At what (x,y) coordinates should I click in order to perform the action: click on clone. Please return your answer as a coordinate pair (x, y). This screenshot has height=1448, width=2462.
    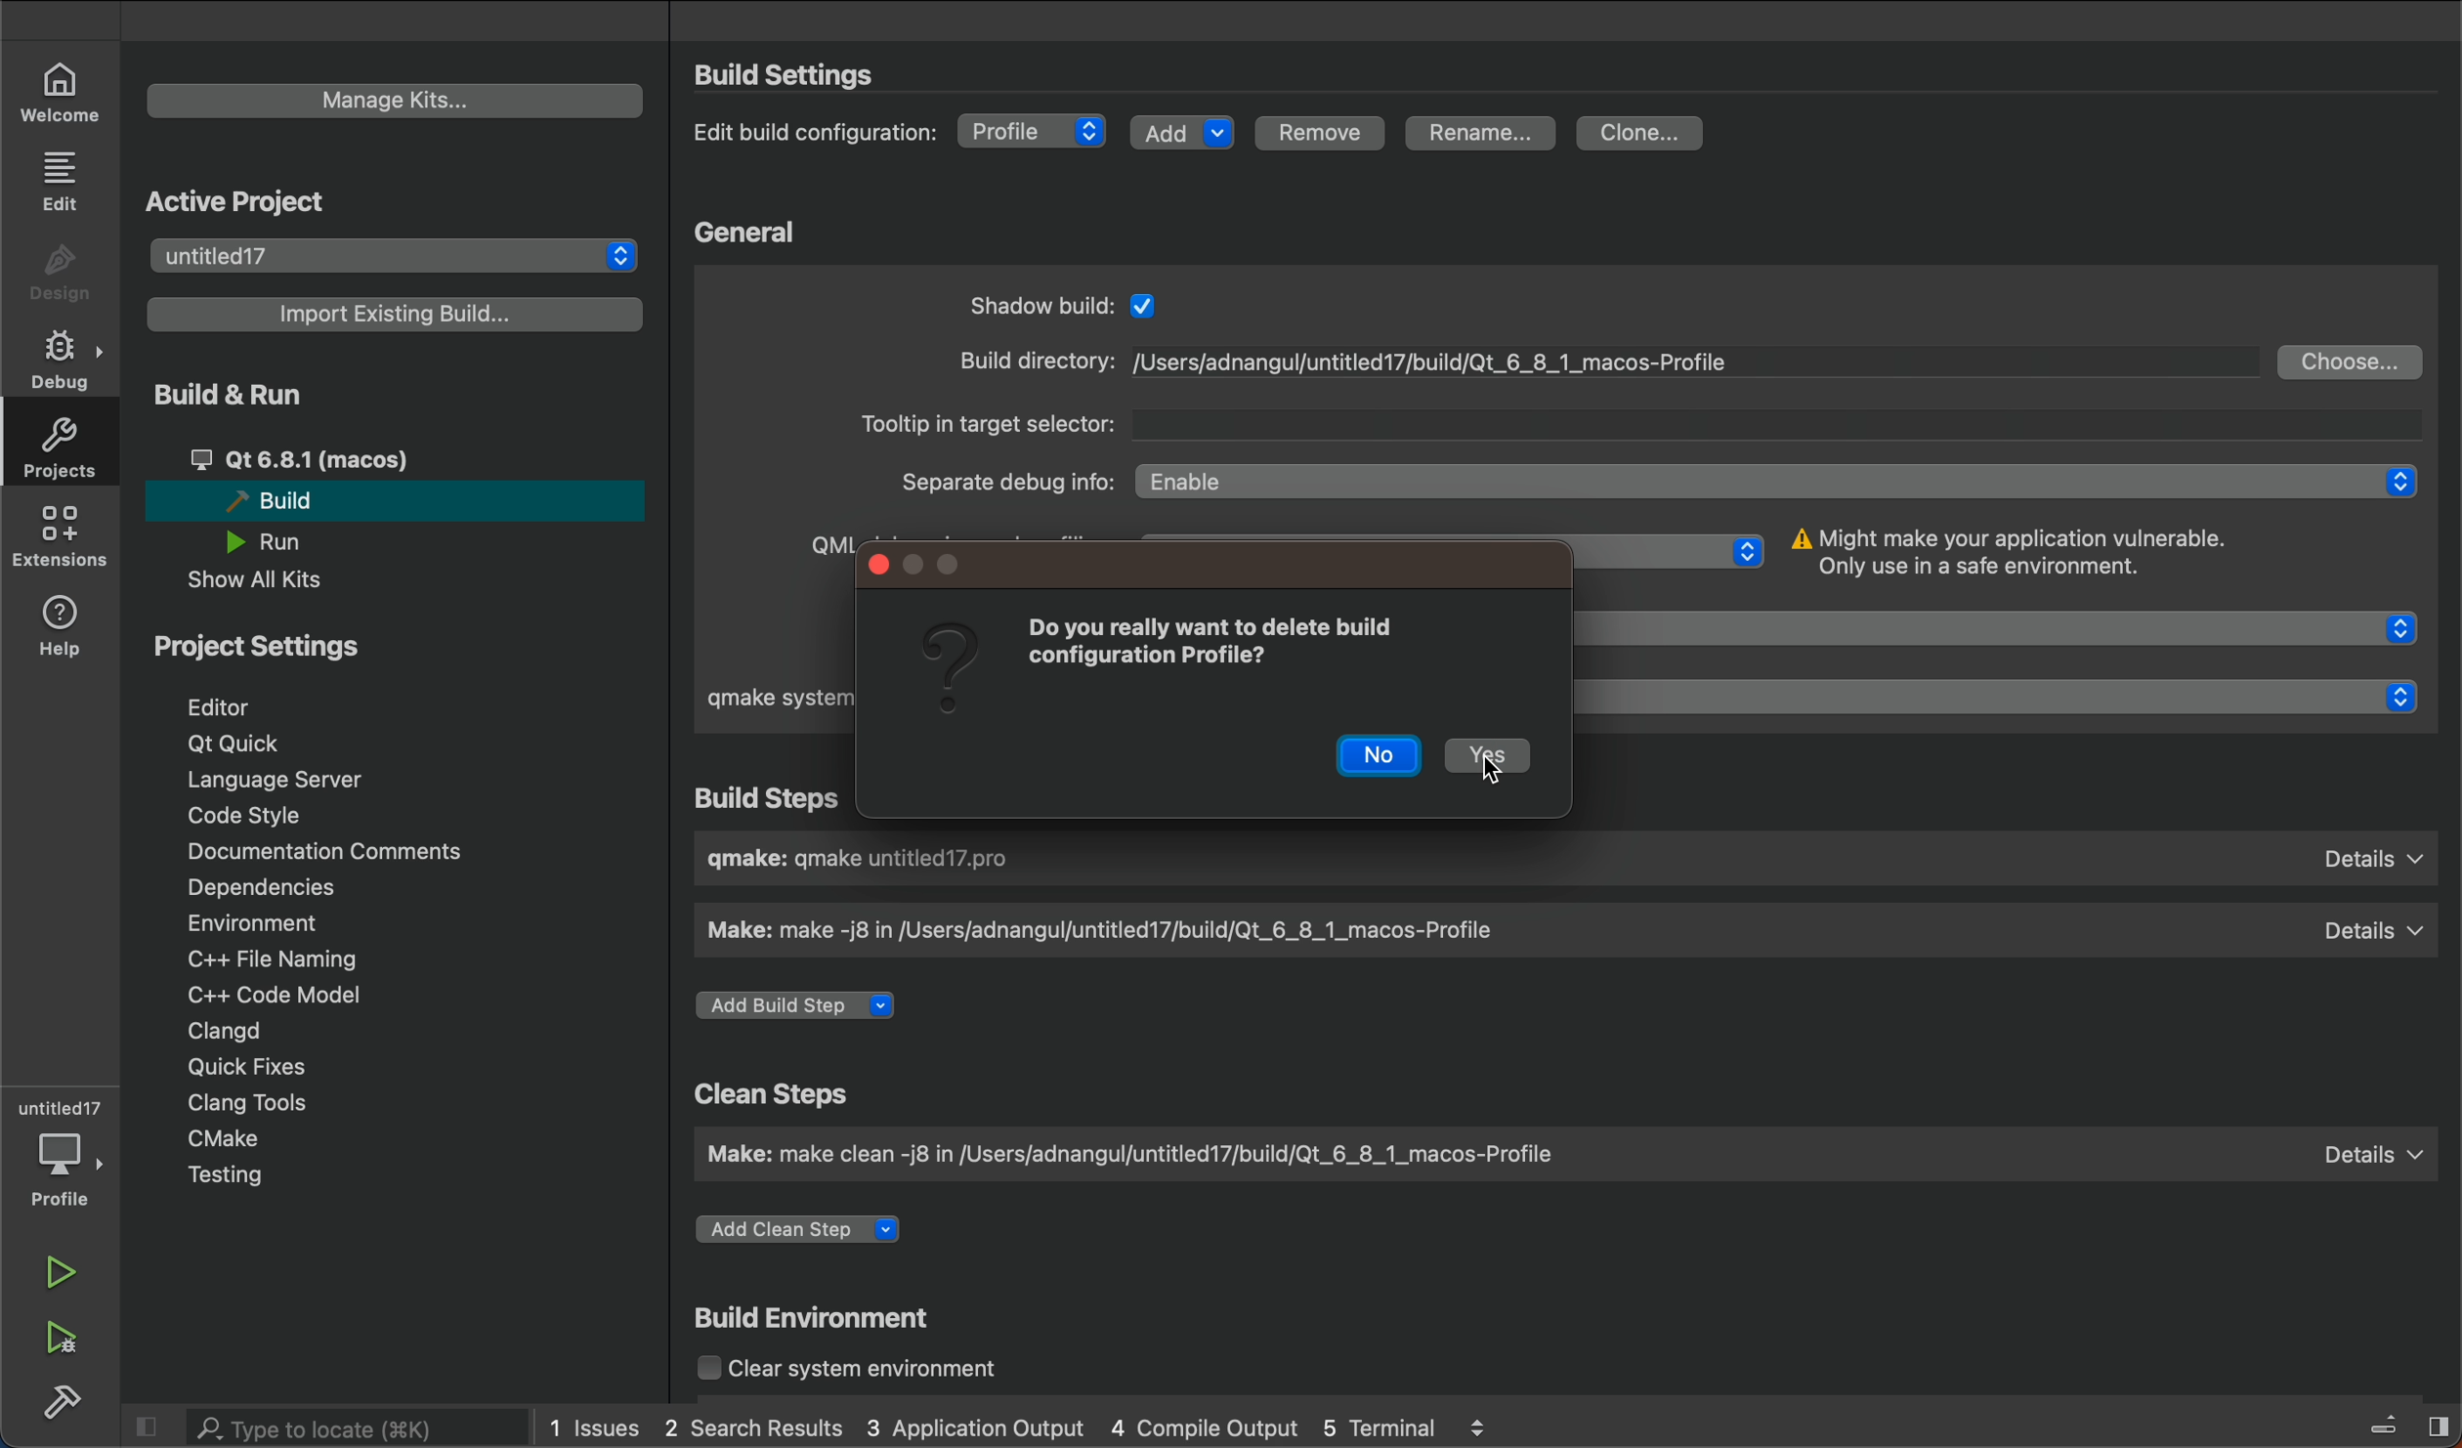
    Looking at the image, I should click on (1644, 133).